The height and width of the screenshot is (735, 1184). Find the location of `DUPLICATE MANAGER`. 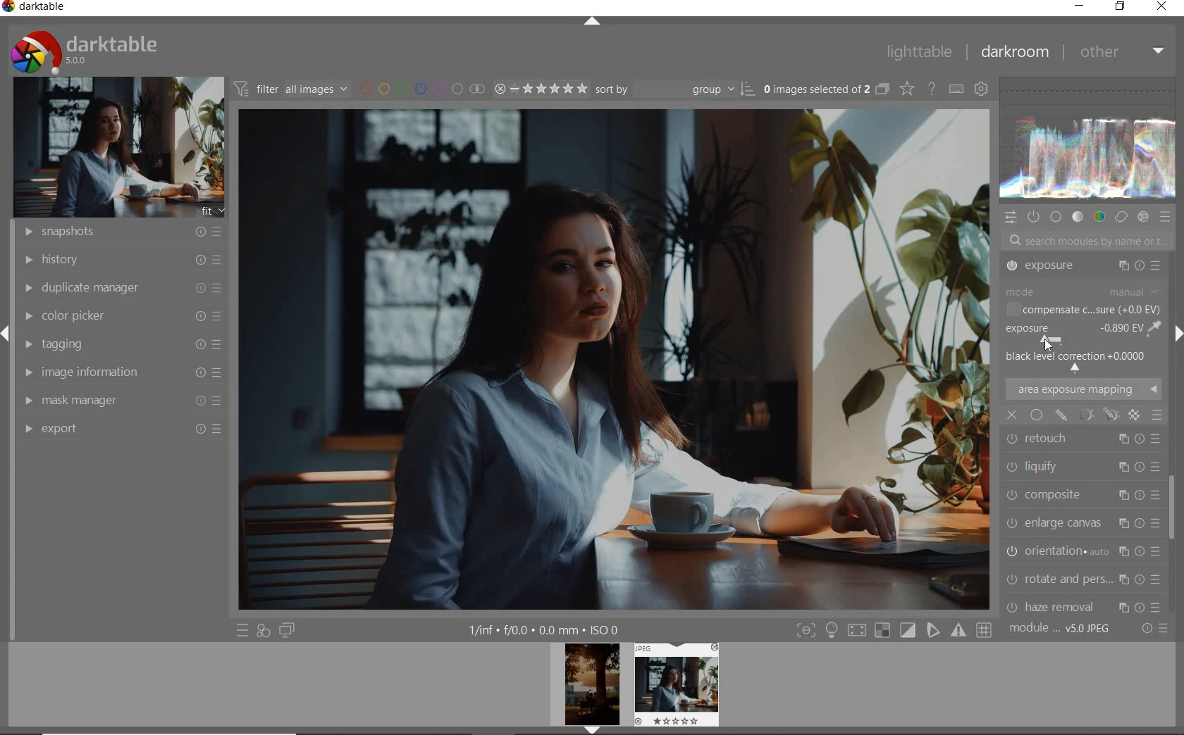

DUPLICATE MANAGER is located at coordinates (120, 288).